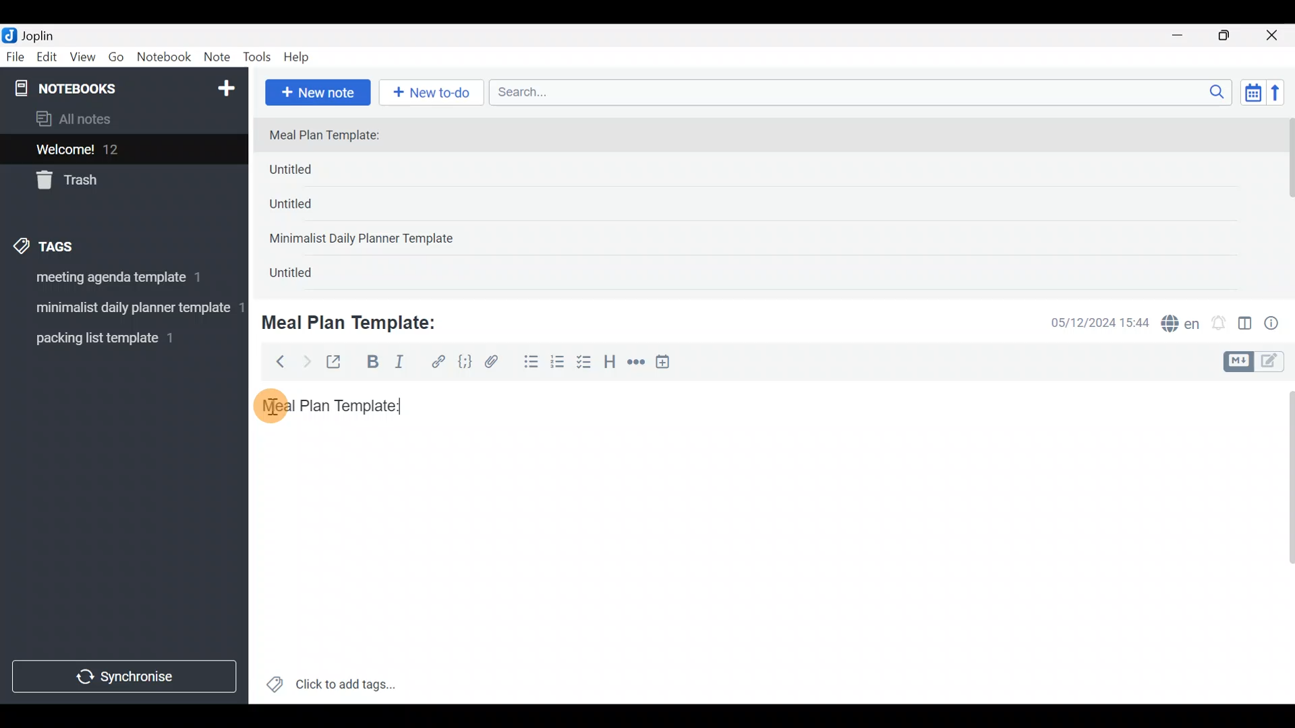  I want to click on Back, so click(275, 361).